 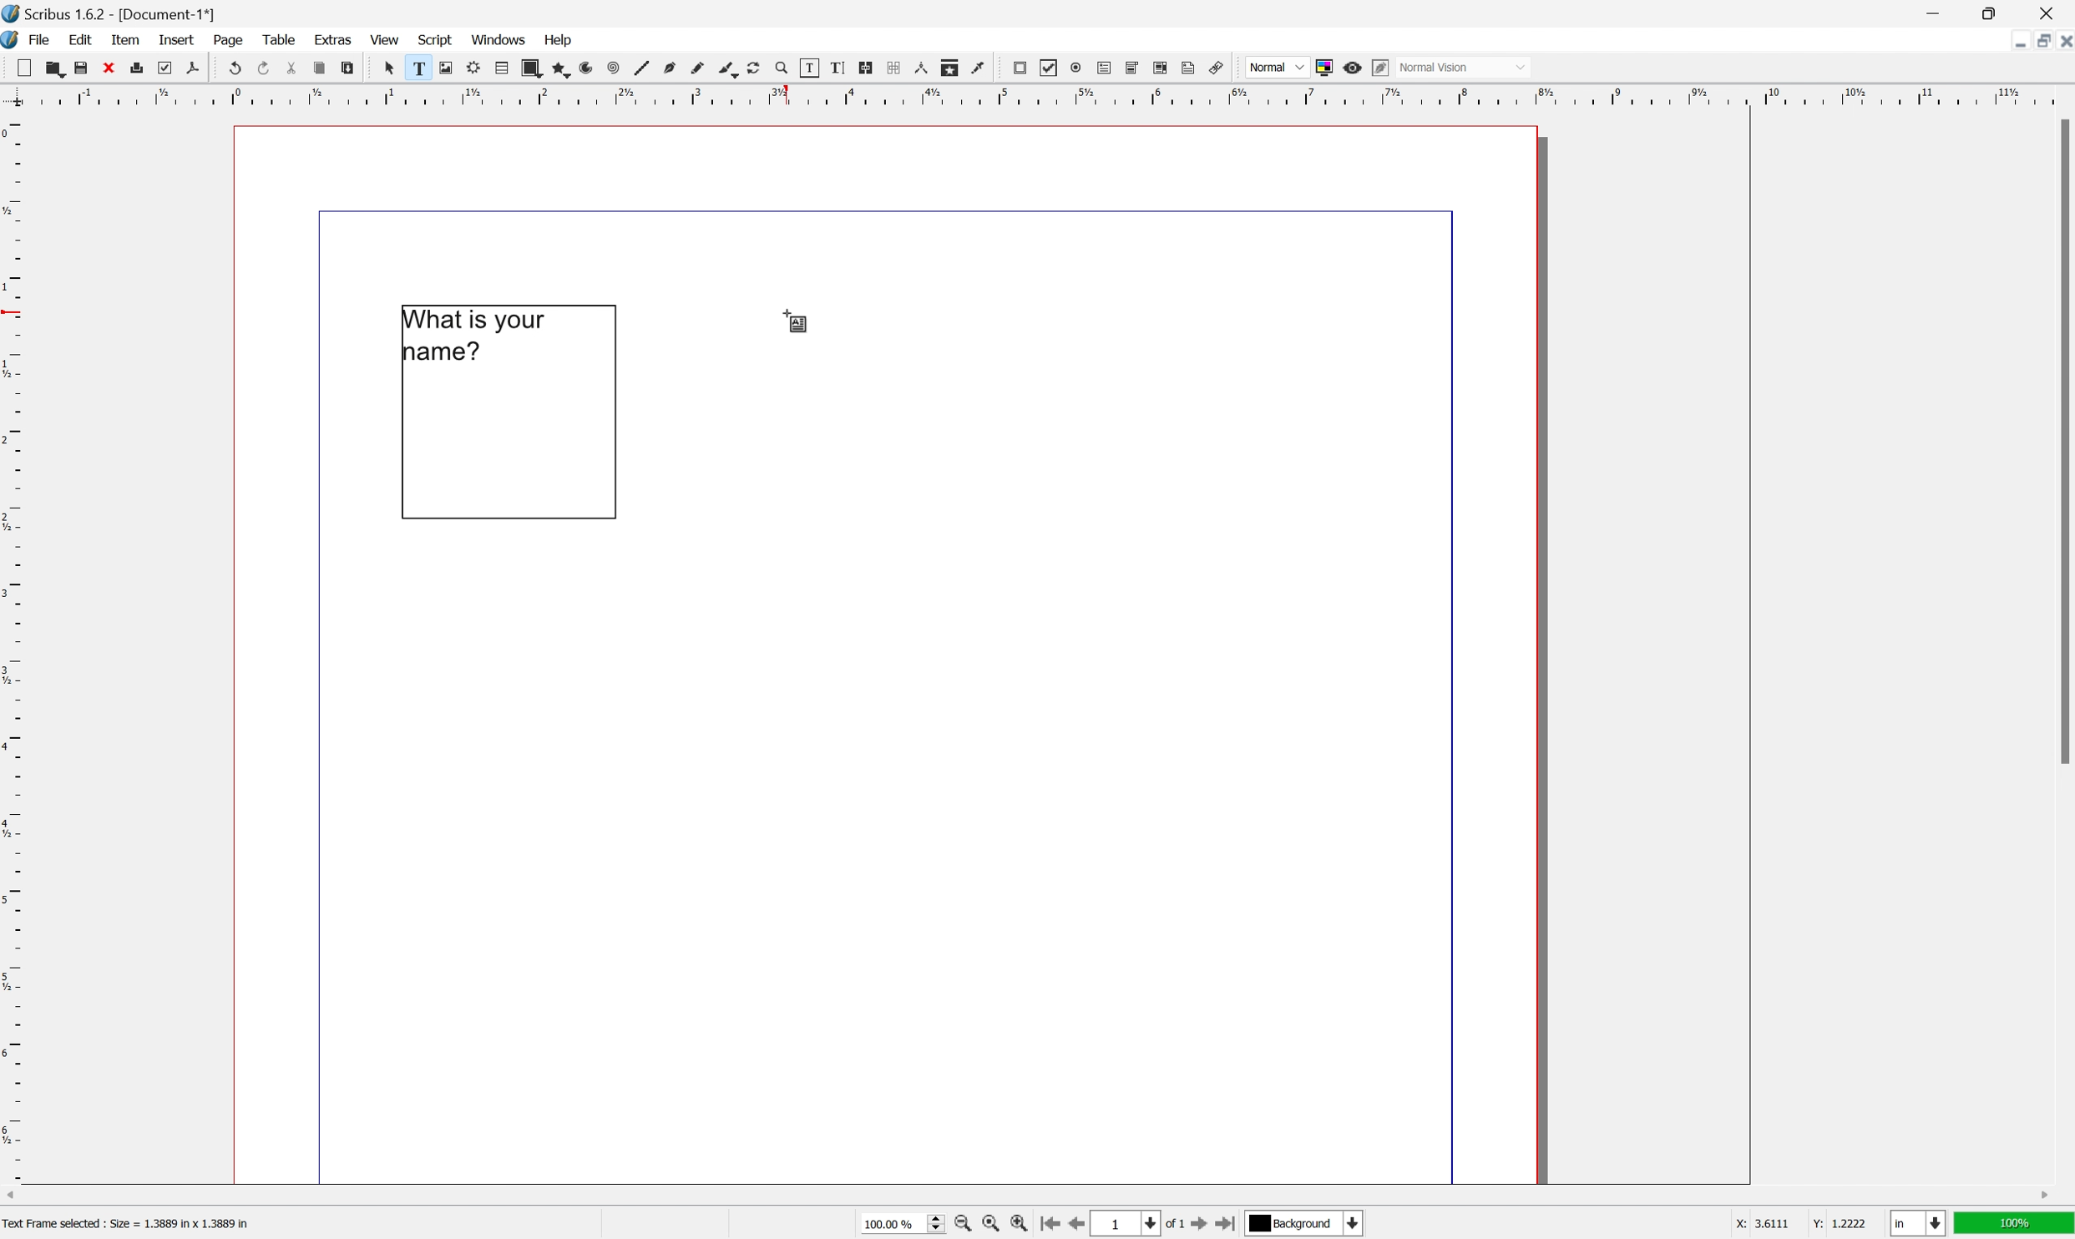 I want to click on 100%, so click(x=2016, y=1227).